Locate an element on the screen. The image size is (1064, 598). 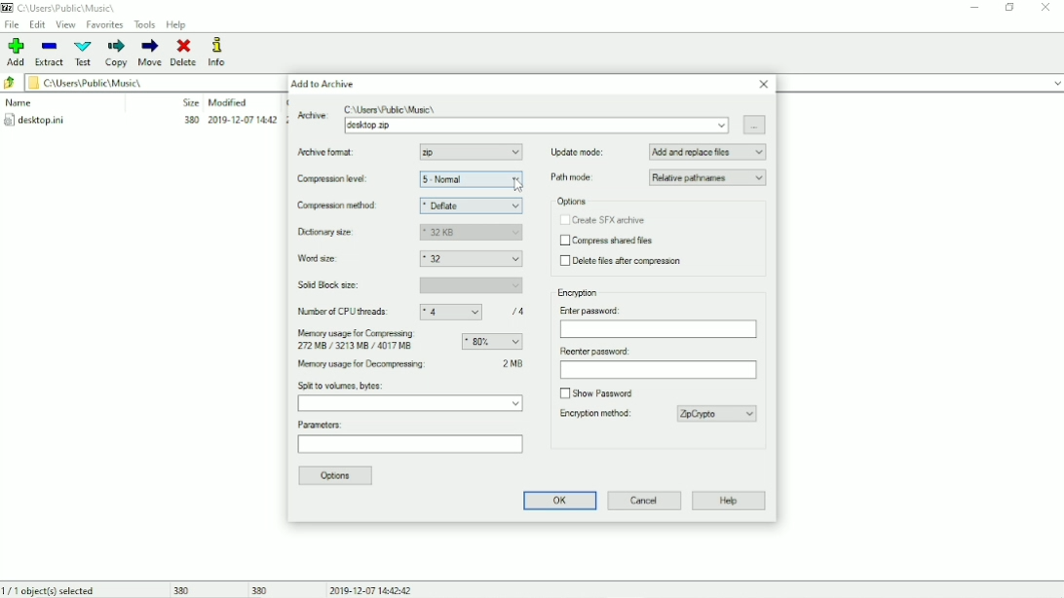
Delete is located at coordinates (184, 53).